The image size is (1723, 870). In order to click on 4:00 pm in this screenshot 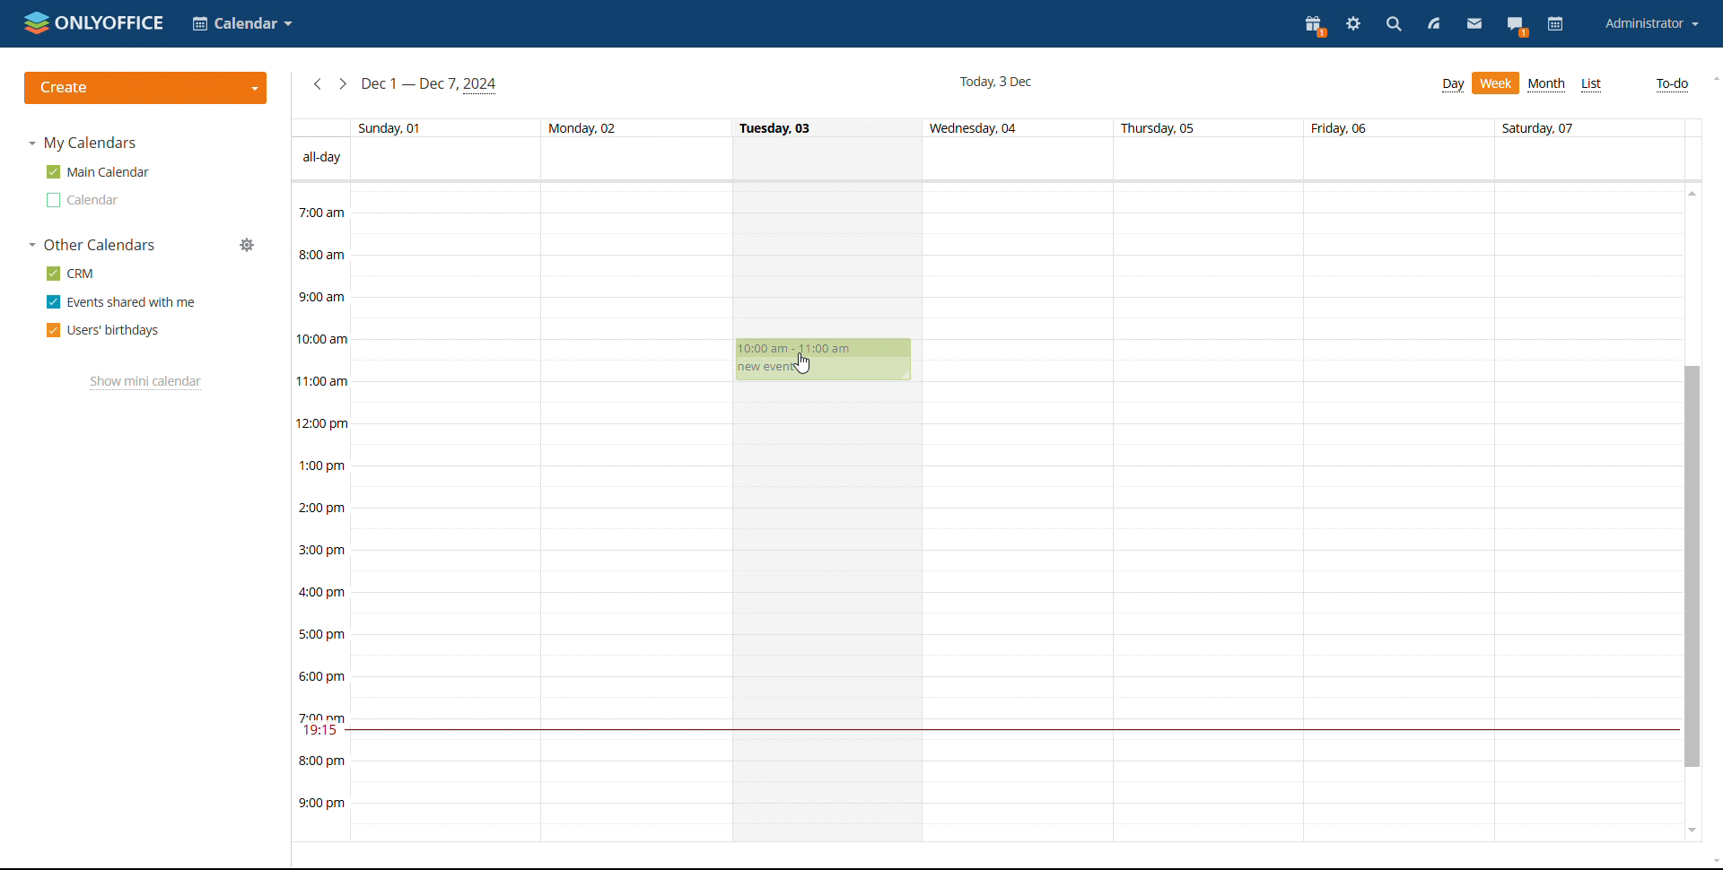, I will do `click(325, 592)`.